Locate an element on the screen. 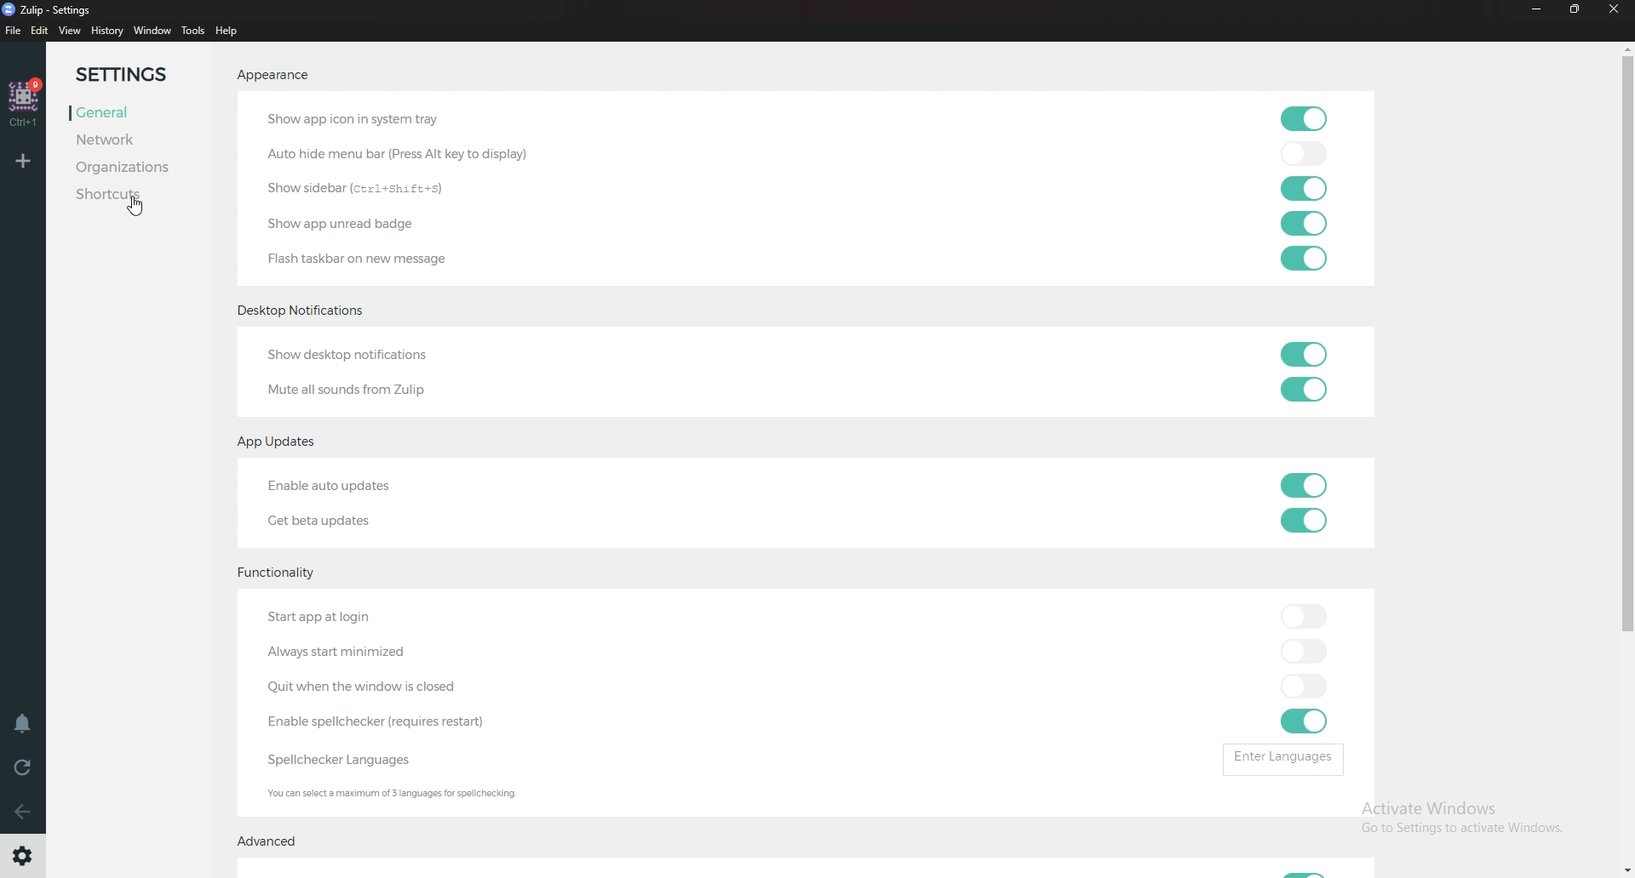  Info is located at coordinates (402, 792).